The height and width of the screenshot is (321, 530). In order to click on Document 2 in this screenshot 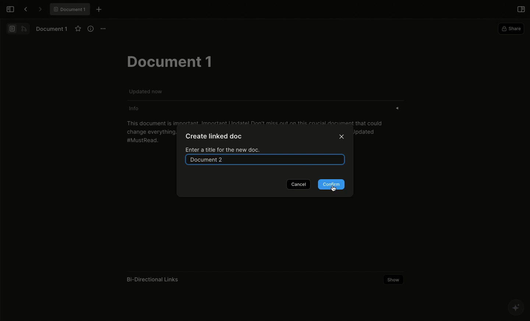, I will do `click(268, 159)`.